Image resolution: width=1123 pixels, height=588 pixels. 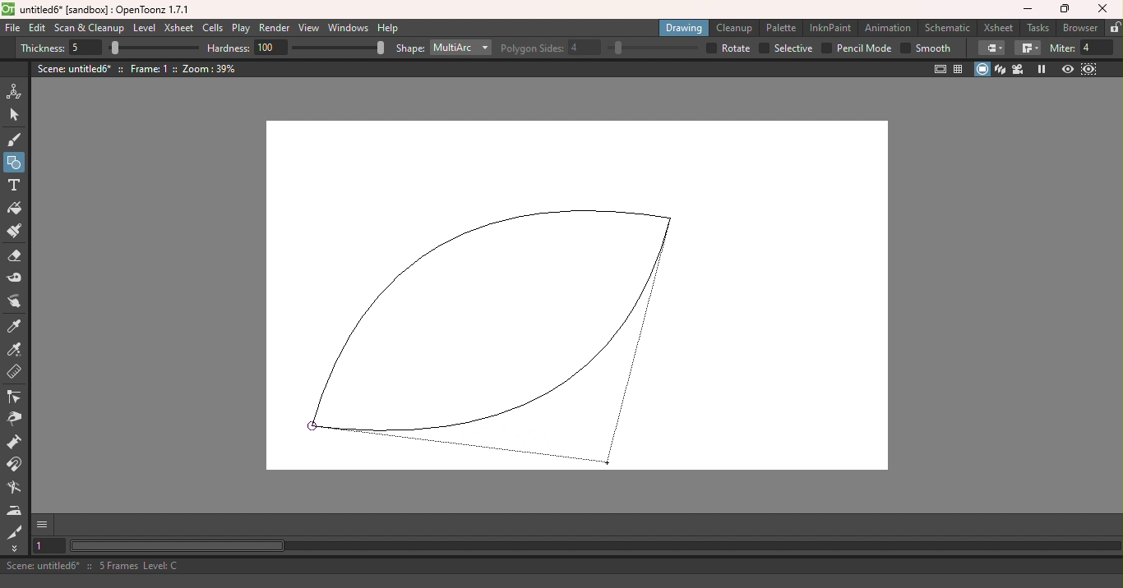 I want to click on Animate tool, so click(x=16, y=92).